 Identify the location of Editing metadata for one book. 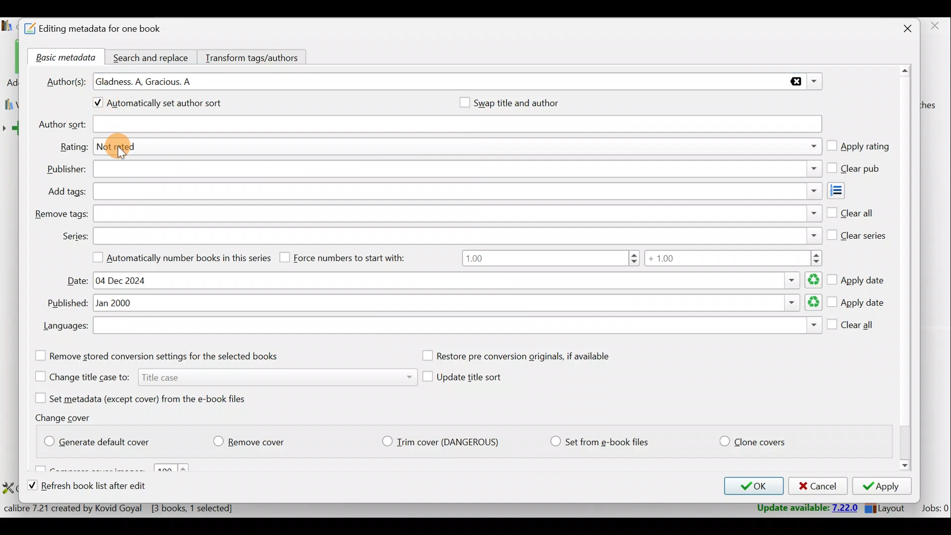
(105, 29).